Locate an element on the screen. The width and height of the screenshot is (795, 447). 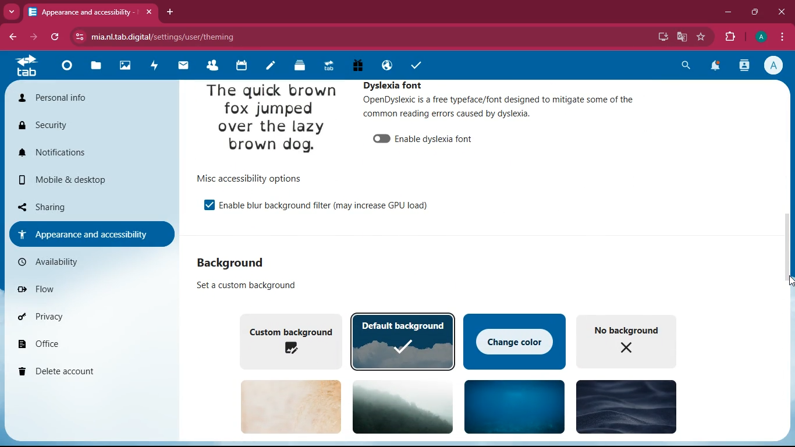
url is located at coordinates (155, 35).